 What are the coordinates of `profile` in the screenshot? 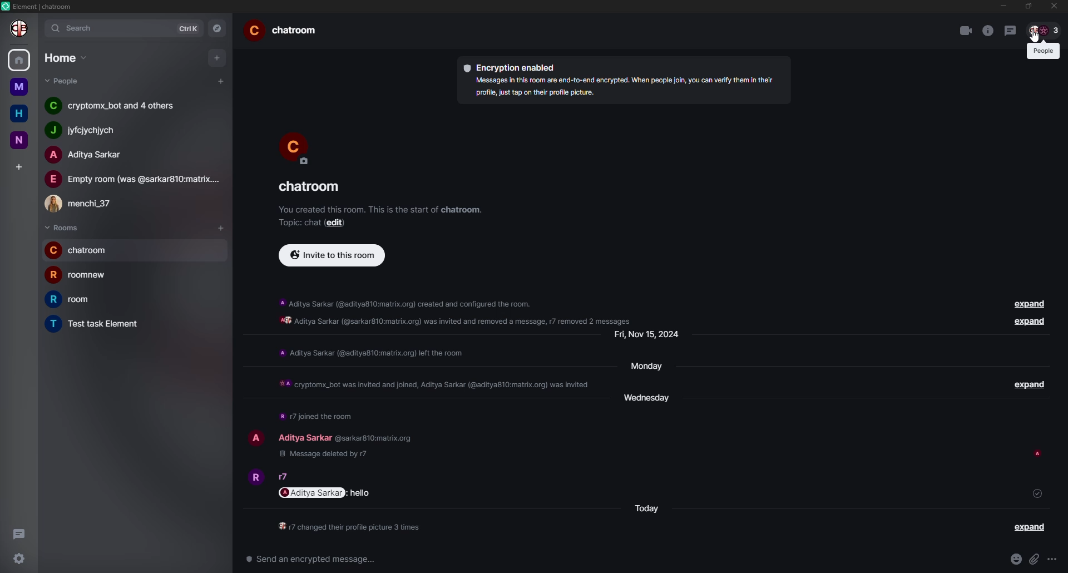 It's located at (256, 436).